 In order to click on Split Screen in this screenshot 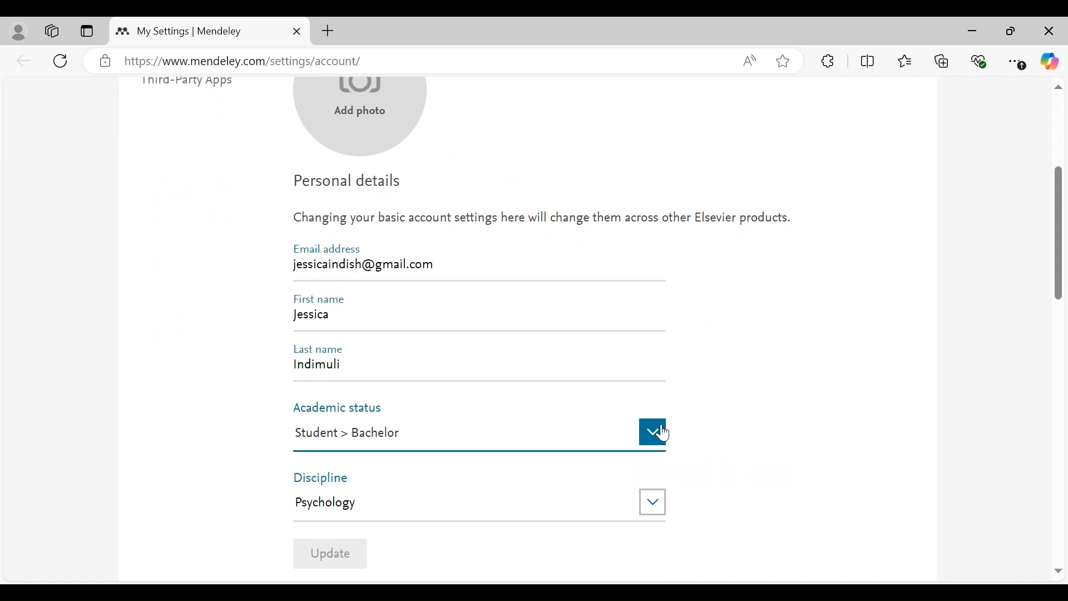, I will do `click(869, 61)`.